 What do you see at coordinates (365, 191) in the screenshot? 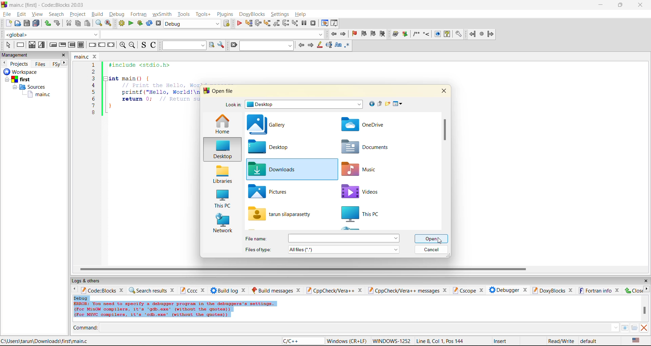
I see `videos` at bounding box center [365, 191].